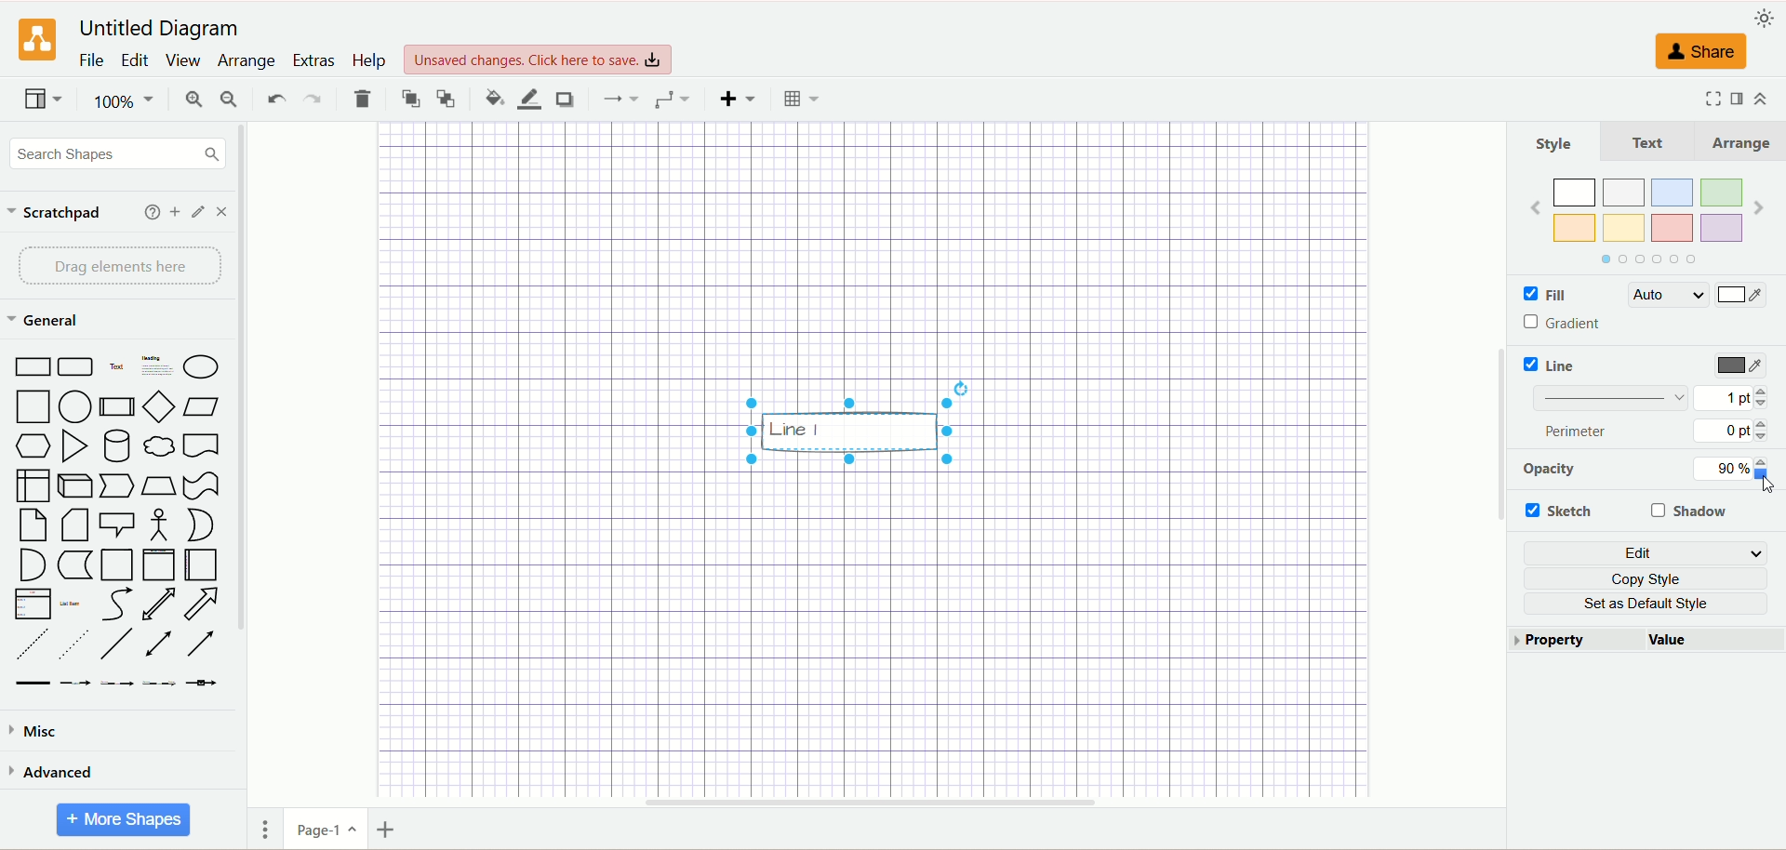 This screenshot has width=1786, height=850. Describe the element at coordinates (57, 770) in the screenshot. I see `advanced` at that location.